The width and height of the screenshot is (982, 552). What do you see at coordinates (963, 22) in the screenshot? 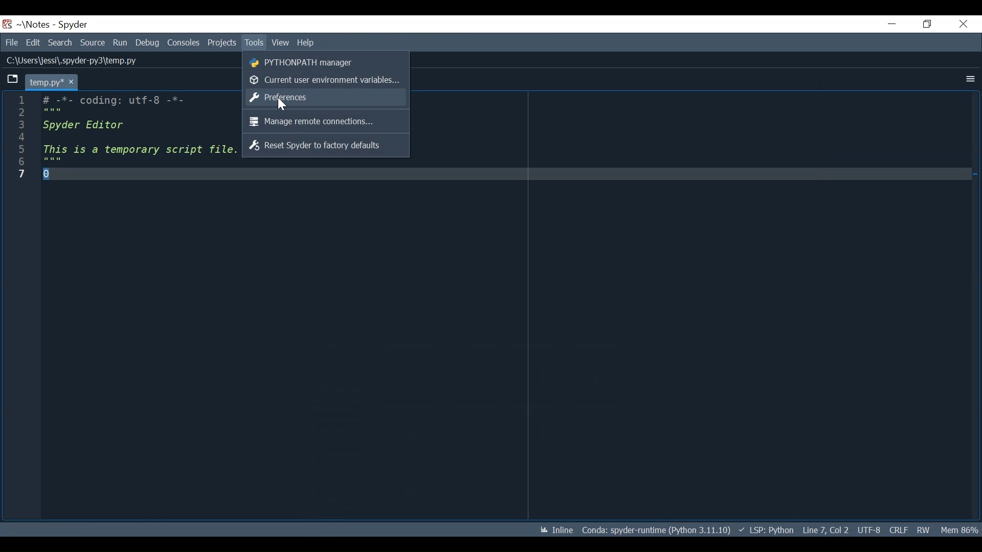
I see `Close` at bounding box center [963, 22].